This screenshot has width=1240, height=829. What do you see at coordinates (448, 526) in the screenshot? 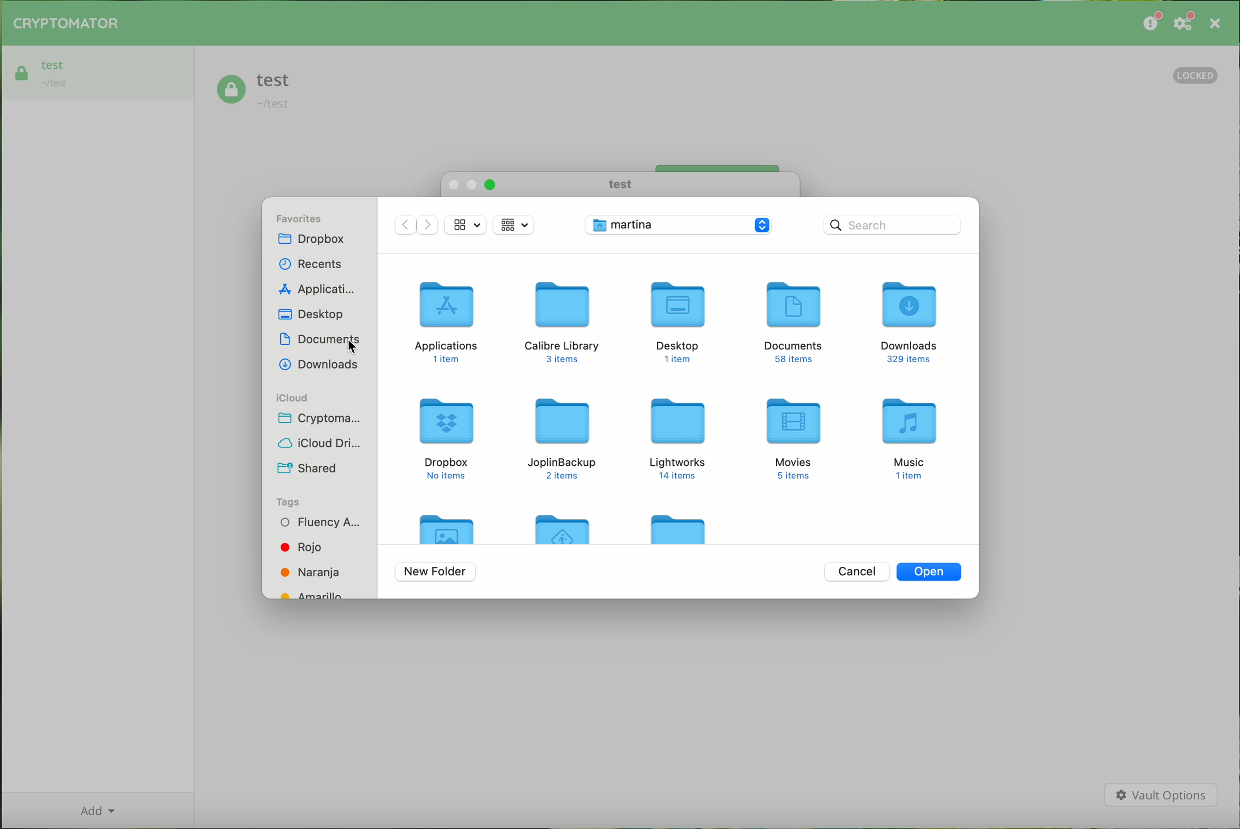
I see `folder` at bounding box center [448, 526].